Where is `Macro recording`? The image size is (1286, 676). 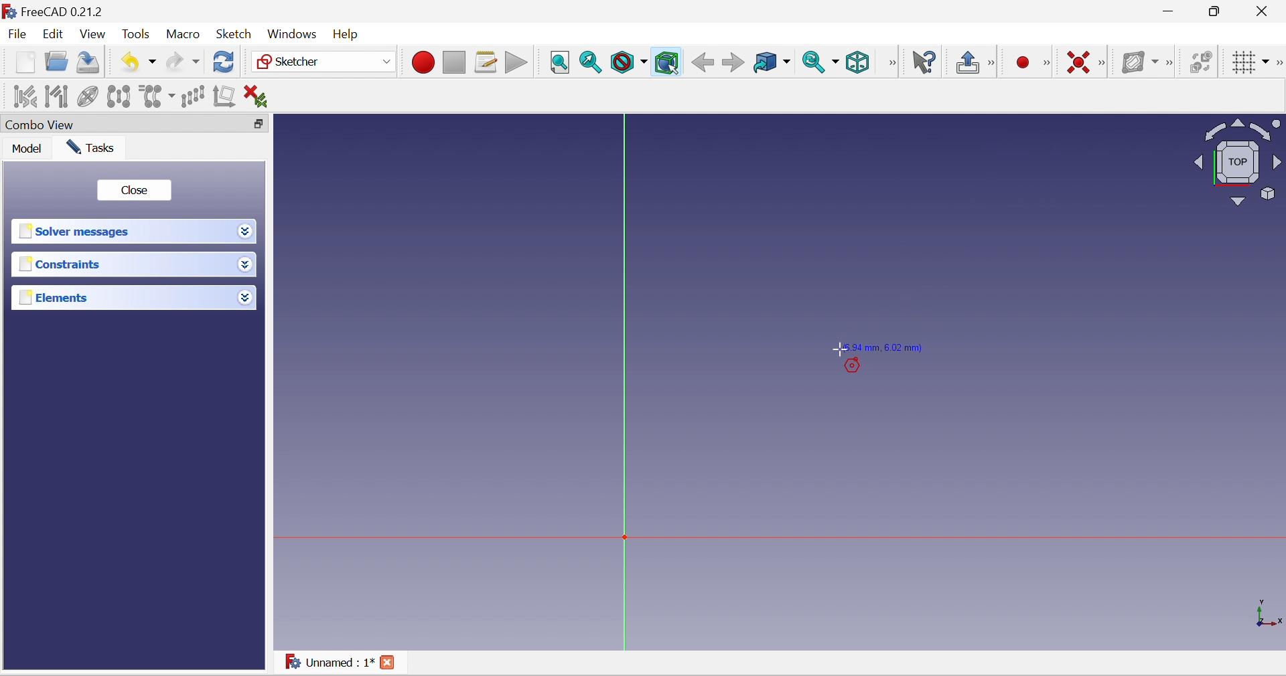
Macro recording is located at coordinates (422, 61).